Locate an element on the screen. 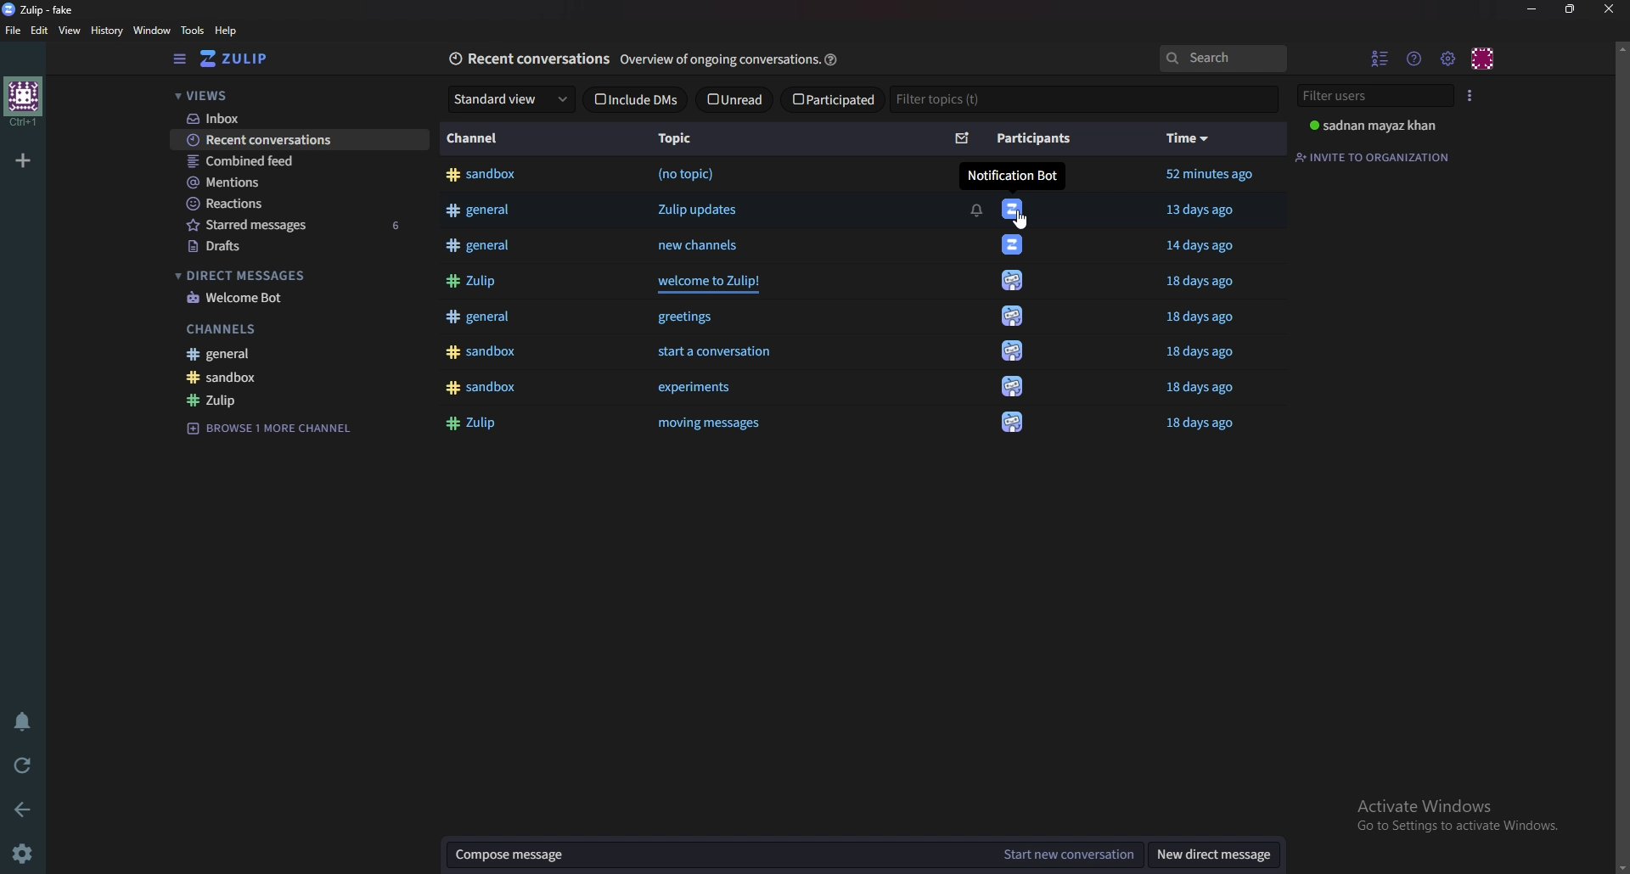  Participants is located at coordinates (1031, 139).